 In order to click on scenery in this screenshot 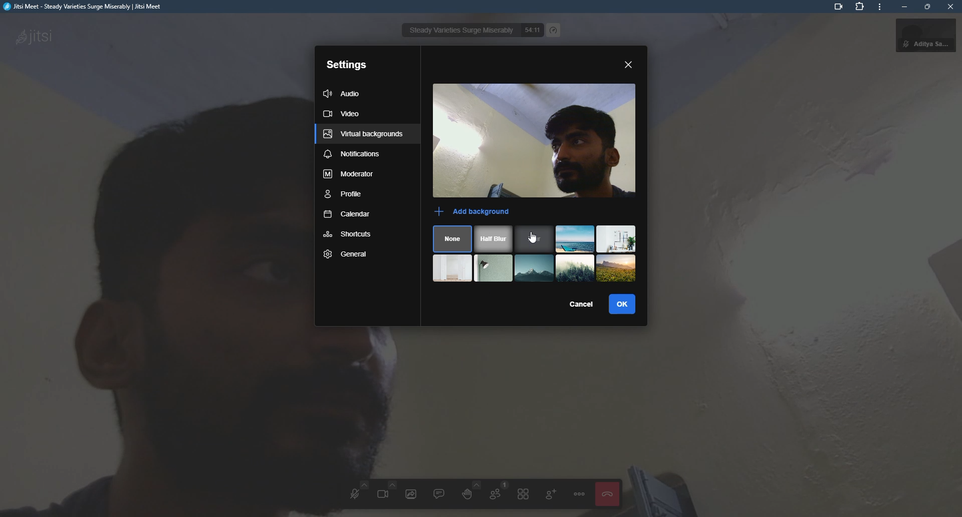, I will do `click(495, 268)`.